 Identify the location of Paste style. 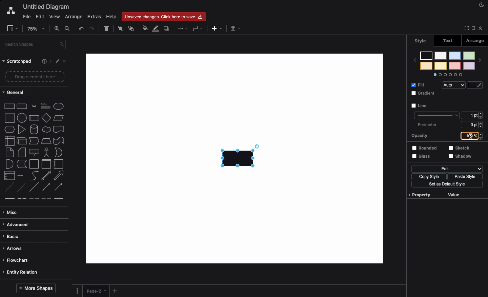
(463, 176).